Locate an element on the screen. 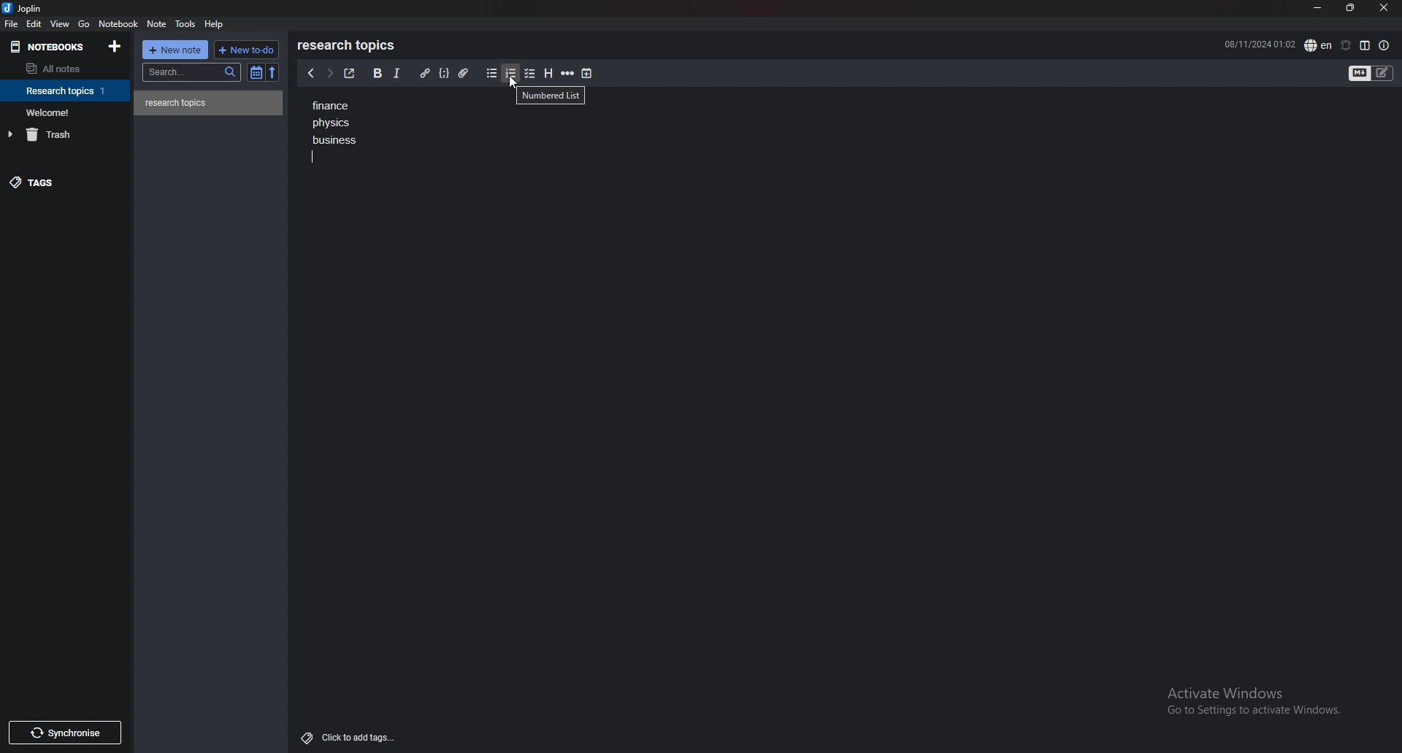 This screenshot has height=753, width=1402. file is located at coordinates (12, 24).